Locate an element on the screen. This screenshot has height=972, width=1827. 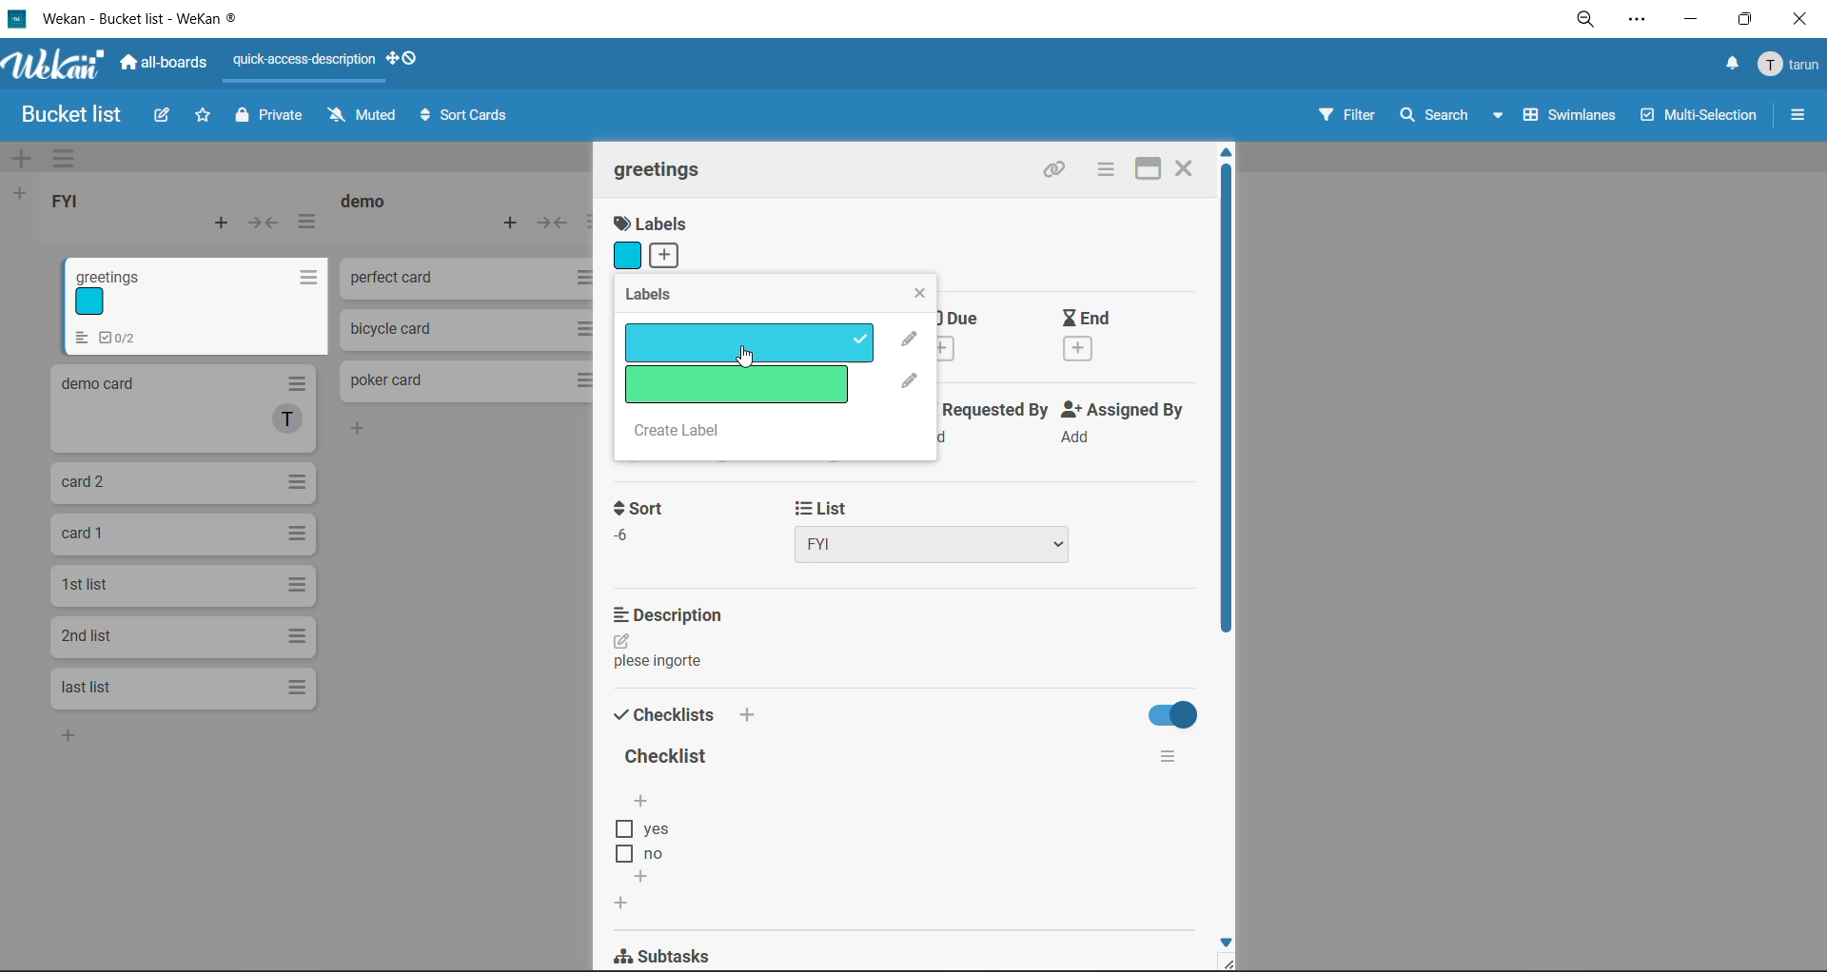
multiselection is located at coordinates (1695, 119).